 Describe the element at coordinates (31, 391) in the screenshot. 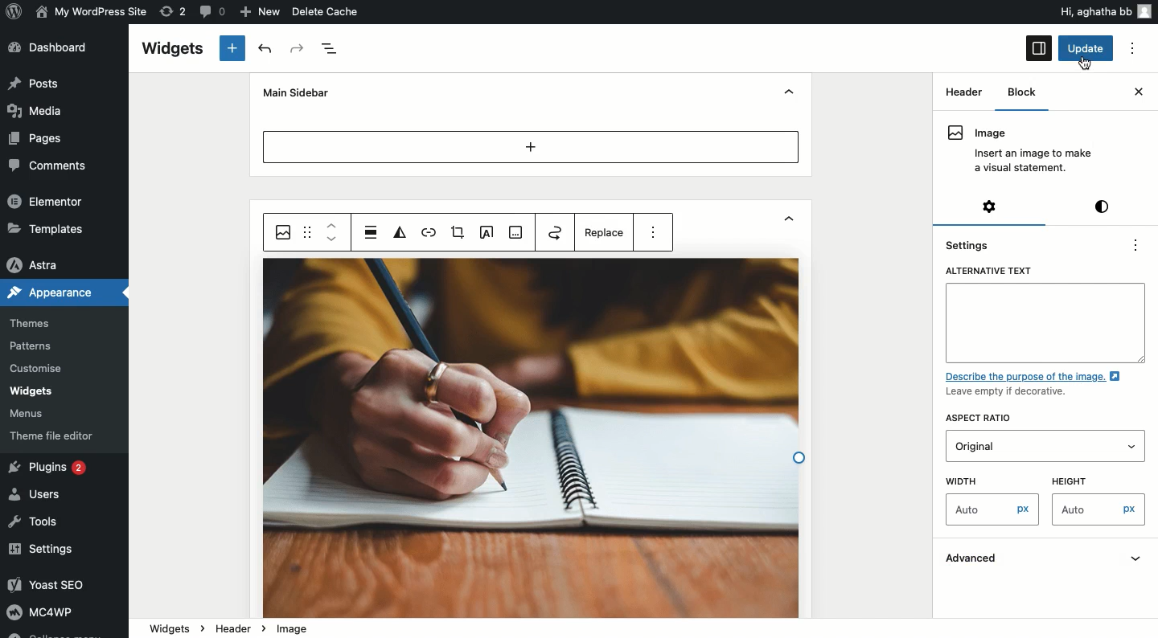

I see `Widgets` at that location.